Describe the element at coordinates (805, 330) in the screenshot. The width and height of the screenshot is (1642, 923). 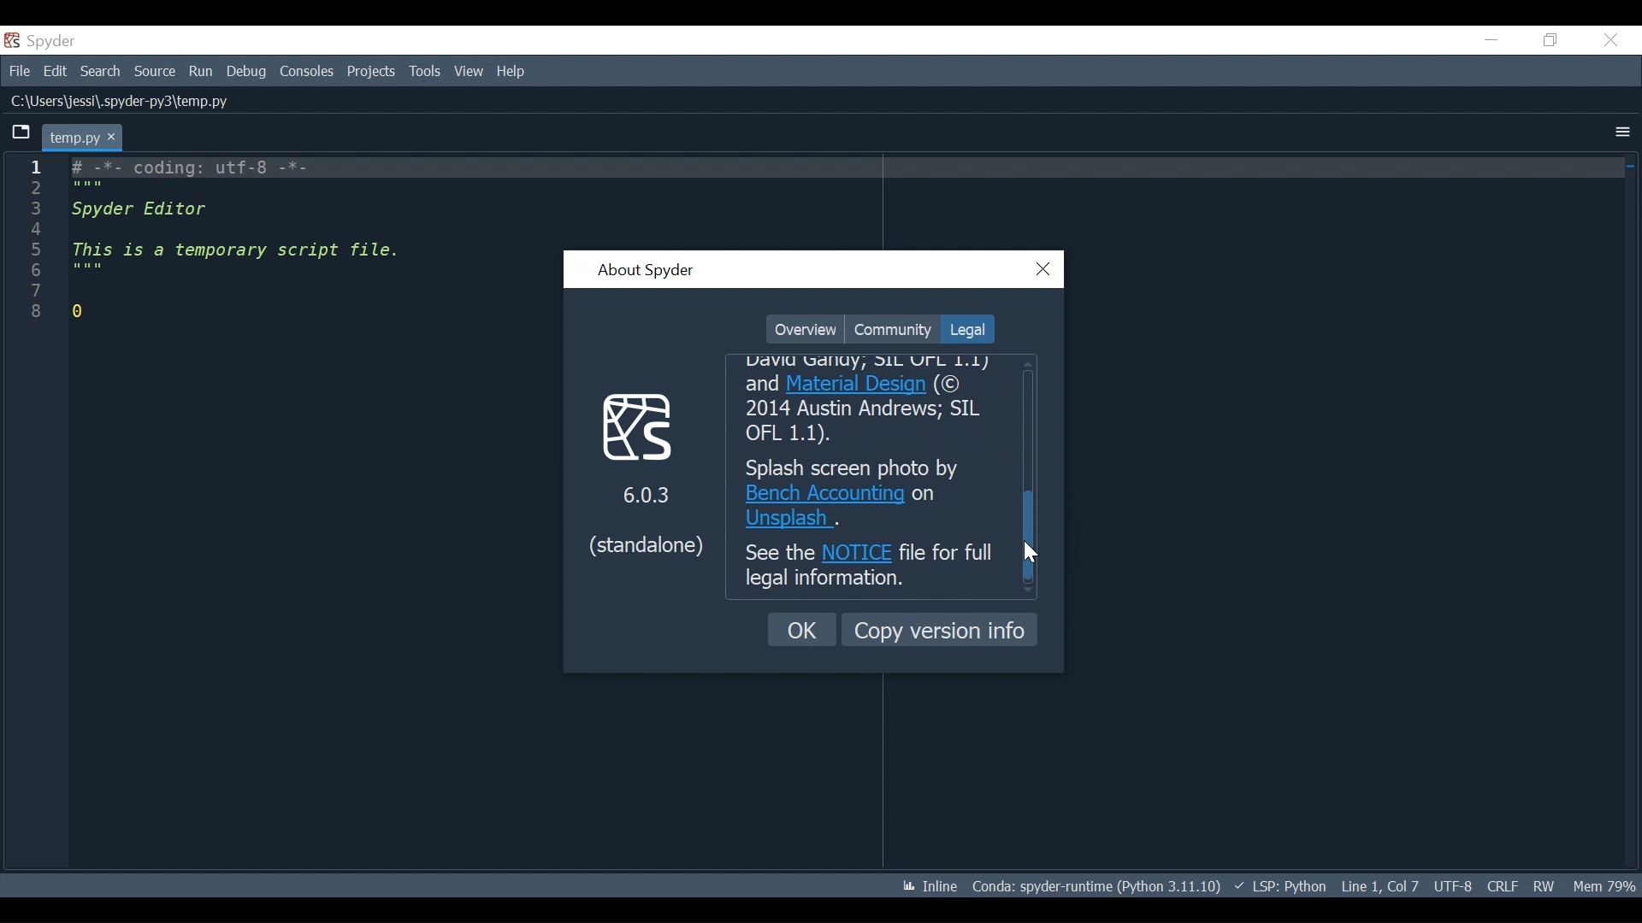
I see `Overview` at that location.